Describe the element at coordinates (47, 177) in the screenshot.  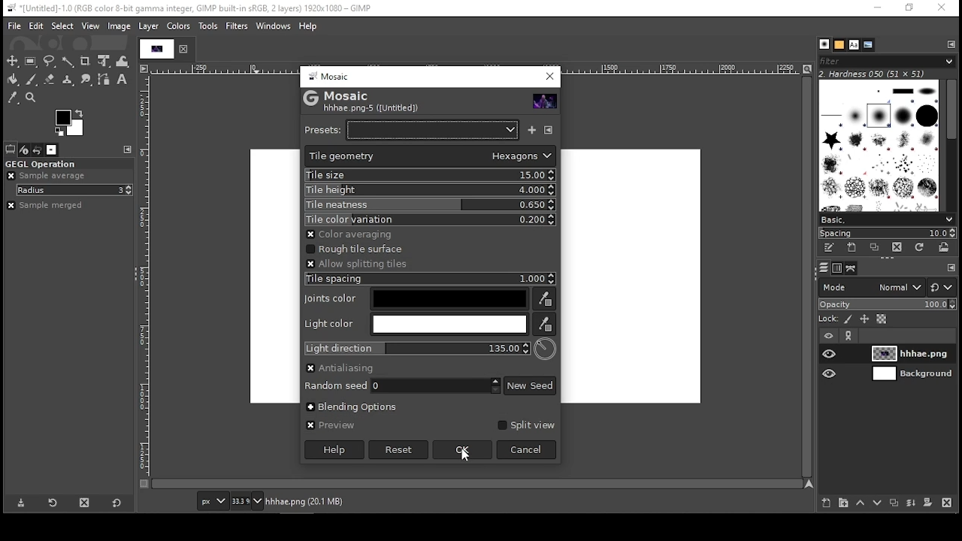
I see `sample average` at that location.